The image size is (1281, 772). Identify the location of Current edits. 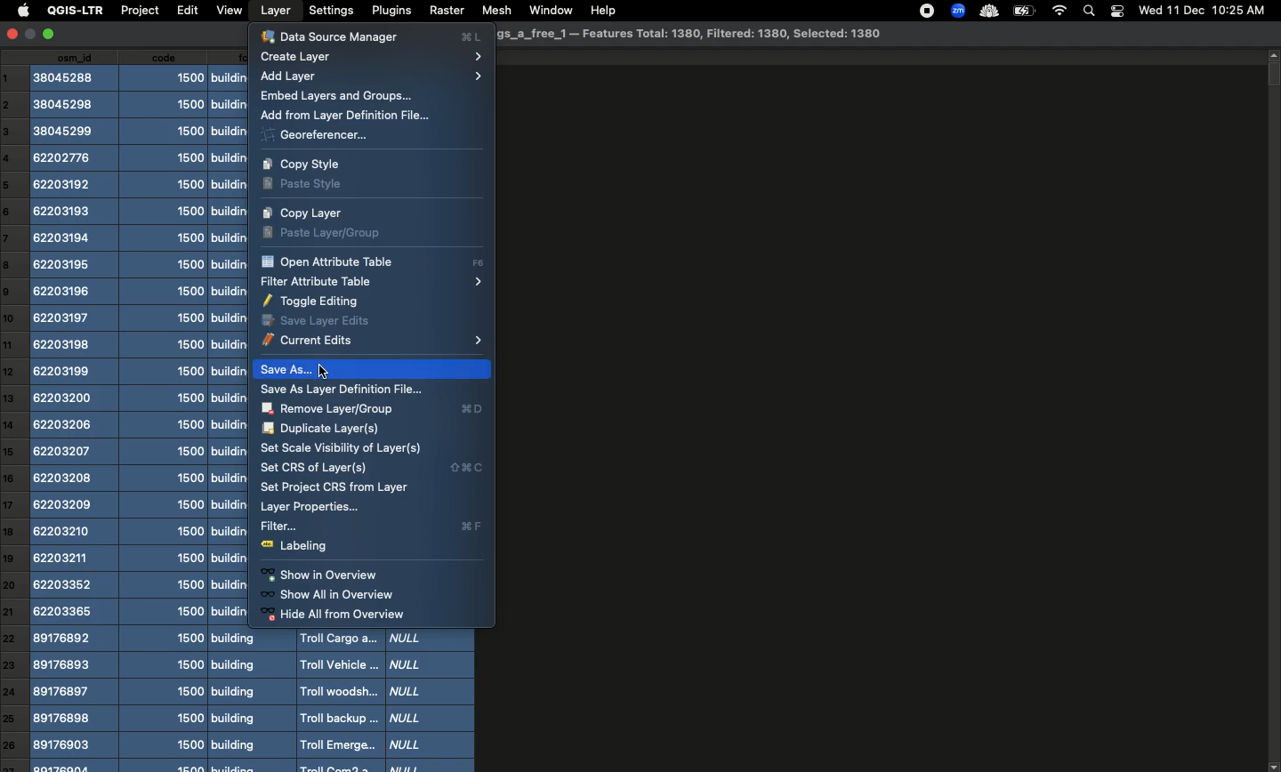
(372, 341).